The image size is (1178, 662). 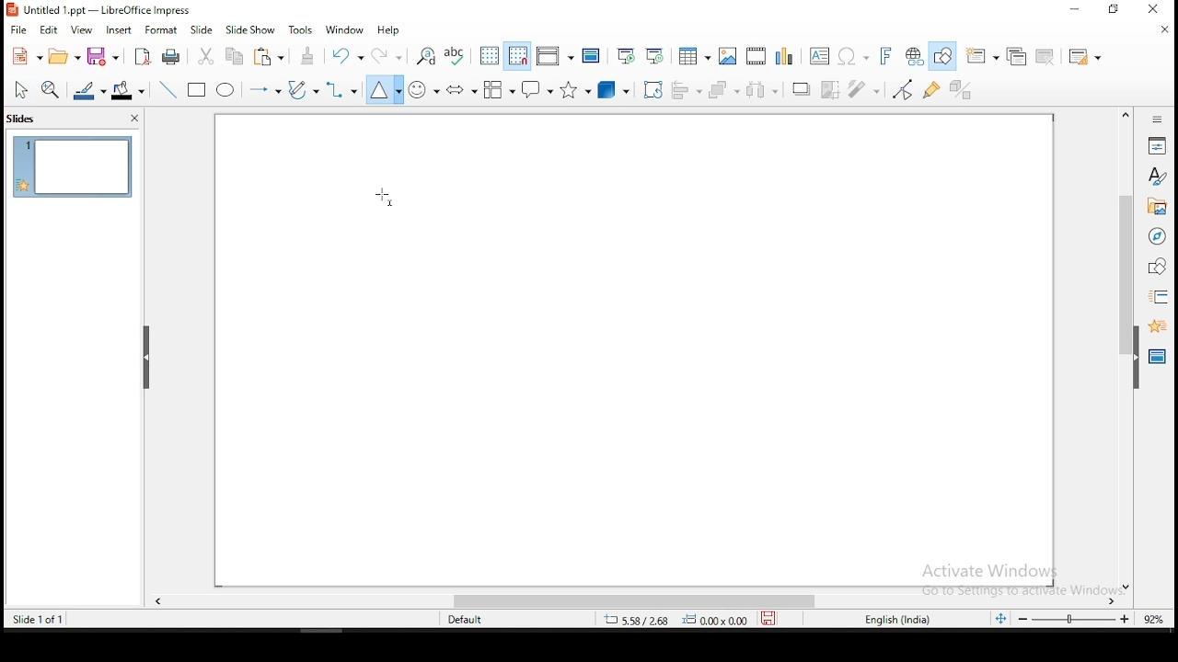 What do you see at coordinates (1161, 296) in the screenshot?
I see `slide transition` at bounding box center [1161, 296].